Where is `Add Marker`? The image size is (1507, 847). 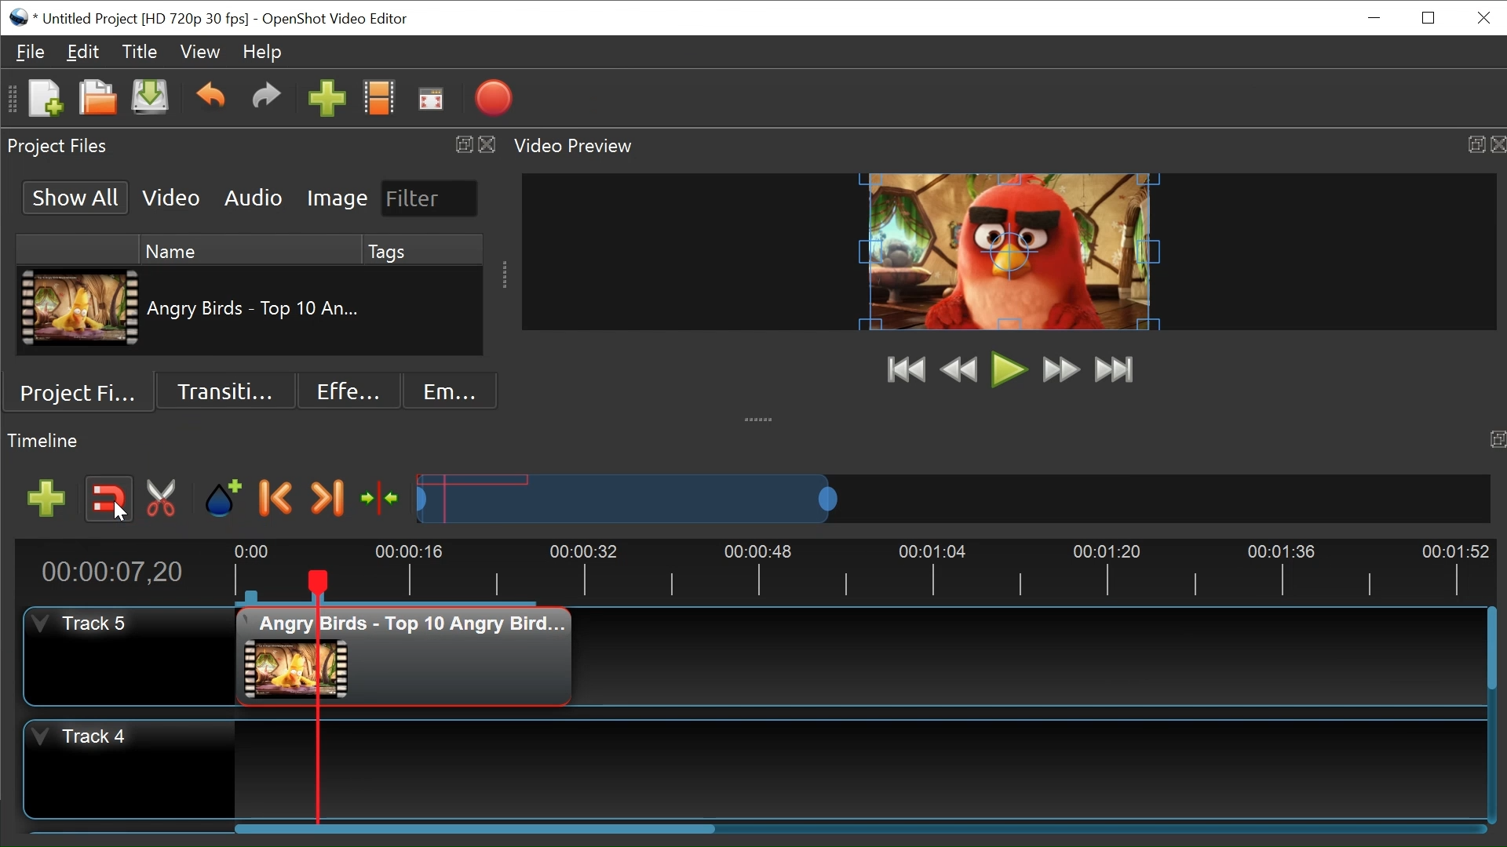 Add Marker is located at coordinates (224, 500).